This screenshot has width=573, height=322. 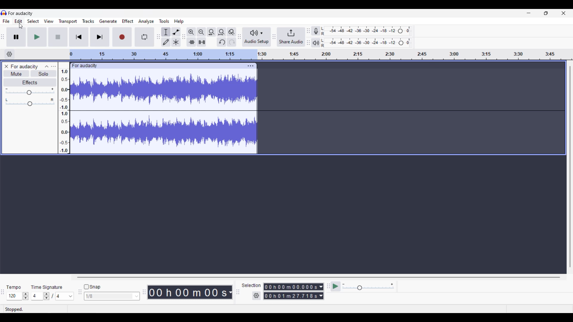 I want to click on Trim audio outside selection, so click(x=191, y=42).